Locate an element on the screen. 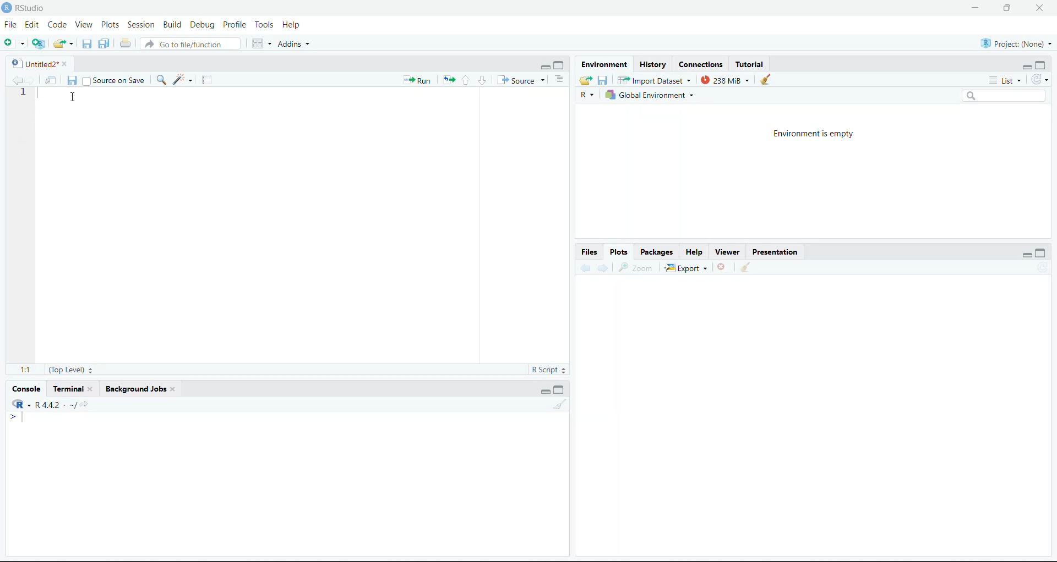  Top Level is located at coordinates (71, 370).